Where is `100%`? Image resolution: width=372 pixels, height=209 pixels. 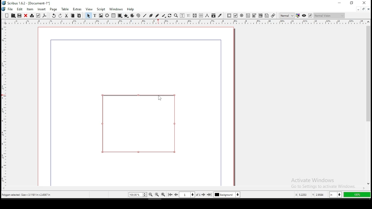 100% is located at coordinates (357, 195).